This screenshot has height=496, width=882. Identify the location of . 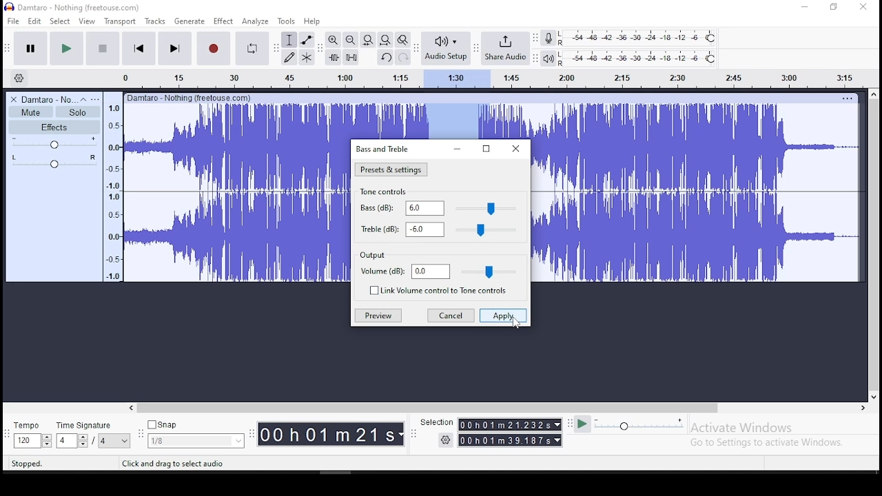
(8, 47).